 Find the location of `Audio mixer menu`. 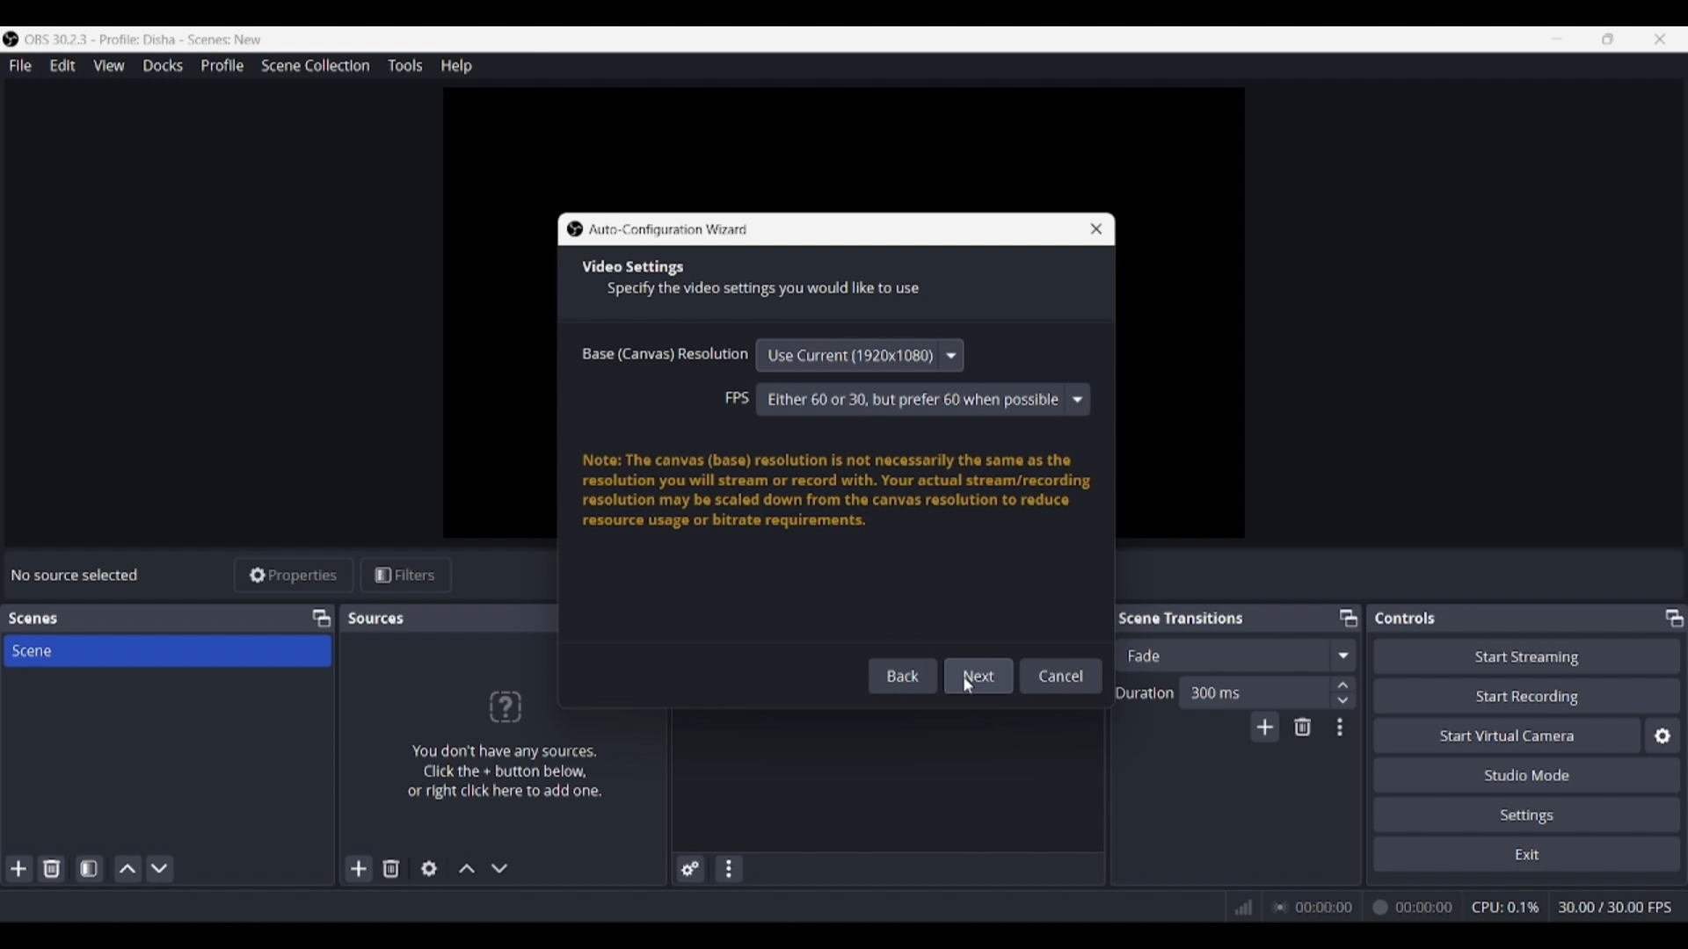

Audio mixer menu is located at coordinates (728, 869).